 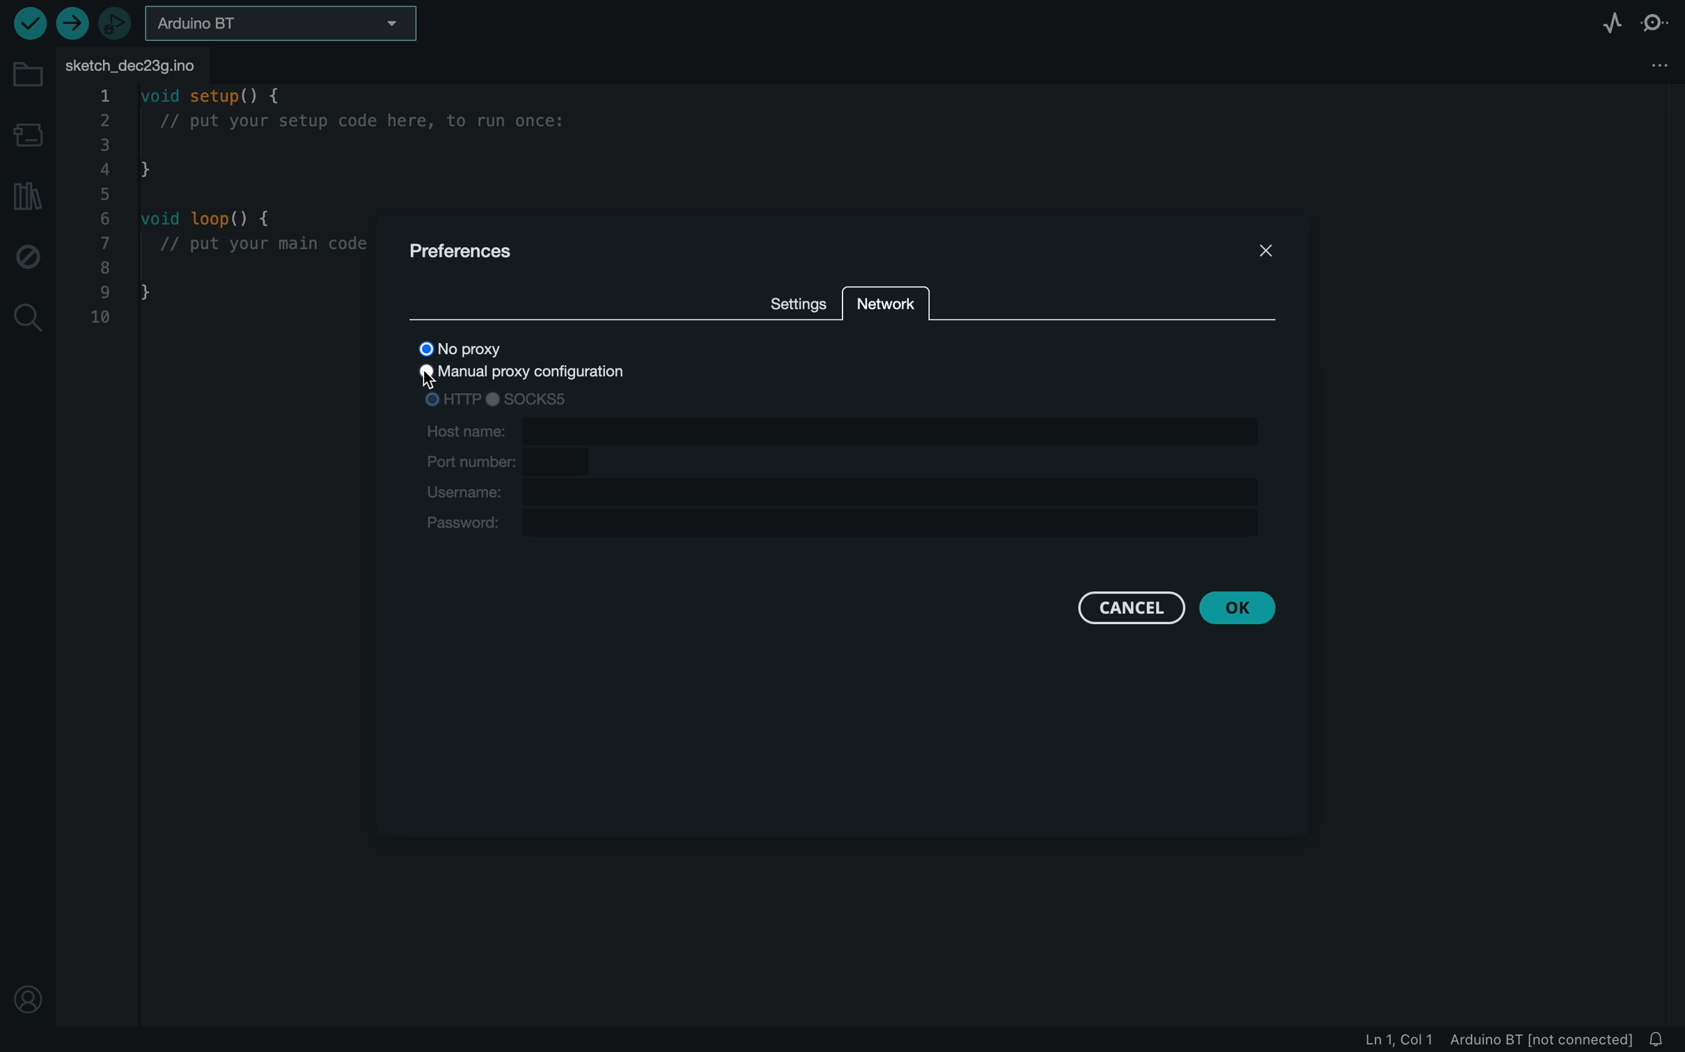 What do you see at coordinates (26, 319) in the screenshot?
I see `search` at bounding box center [26, 319].